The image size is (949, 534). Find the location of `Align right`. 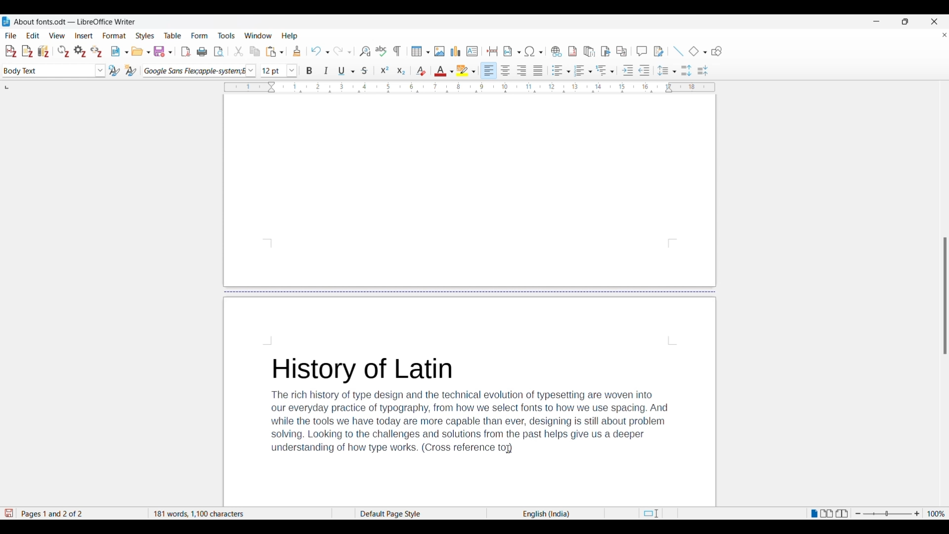

Align right is located at coordinates (521, 70).